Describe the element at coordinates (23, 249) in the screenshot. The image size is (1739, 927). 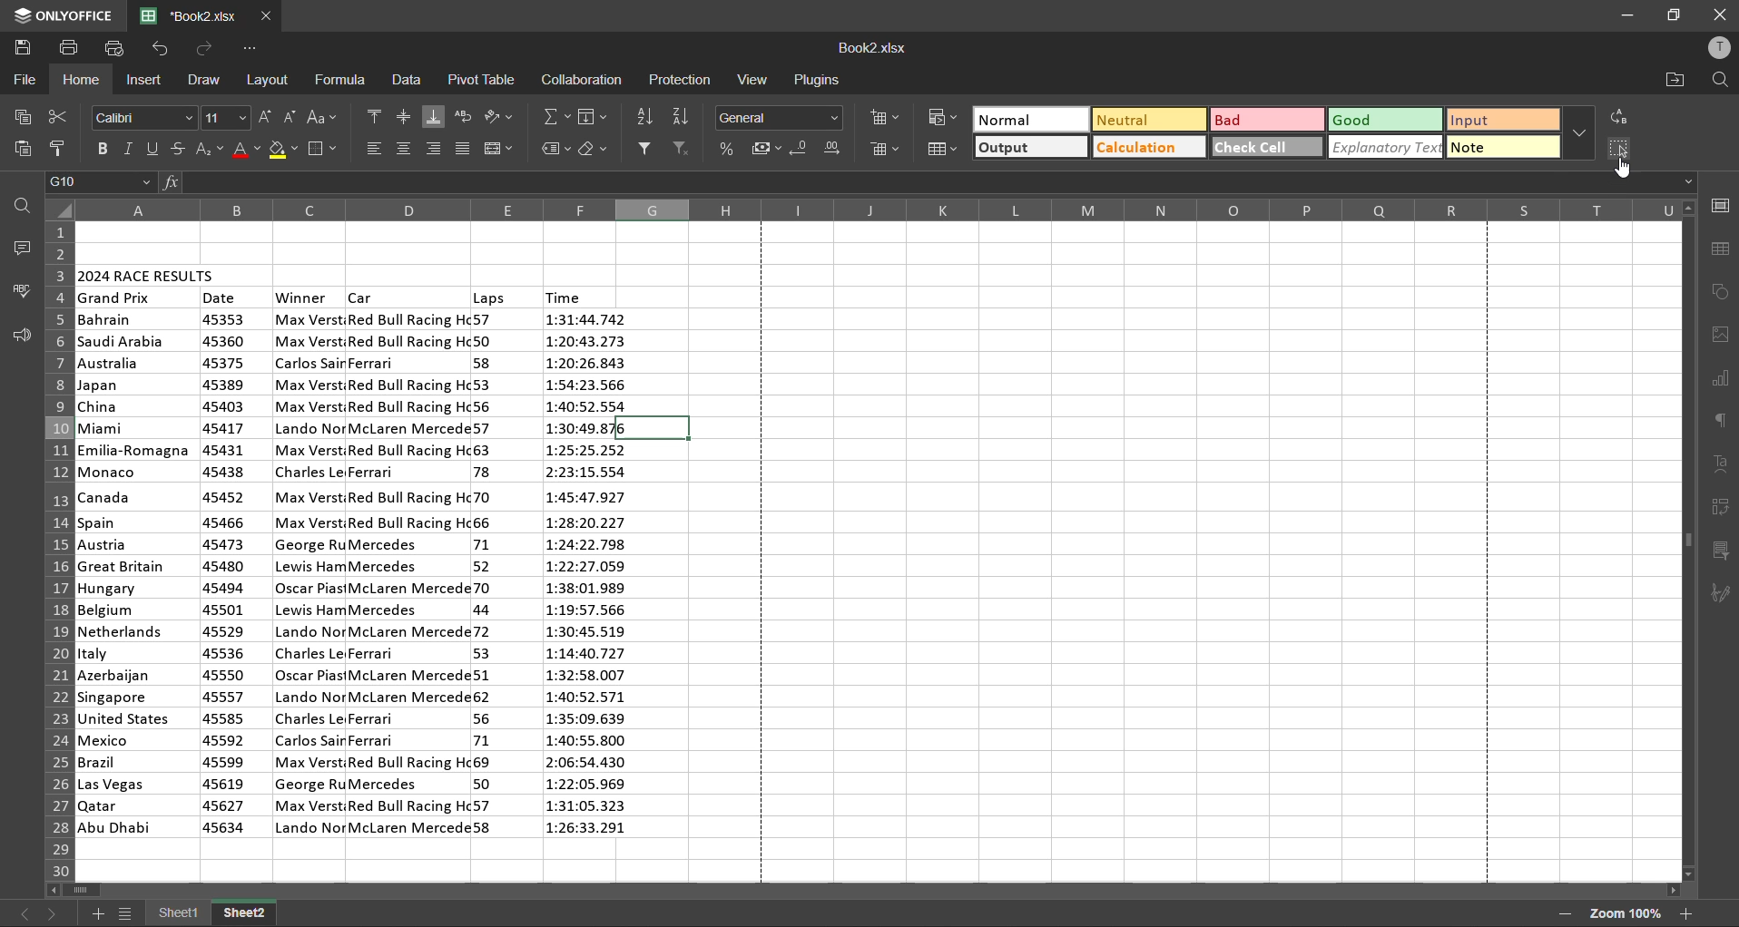
I see `comments` at that location.